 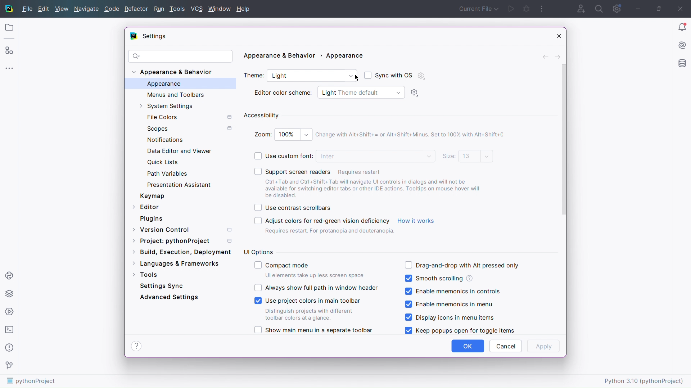 What do you see at coordinates (468, 346) in the screenshot?
I see `OK` at bounding box center [468, 346].